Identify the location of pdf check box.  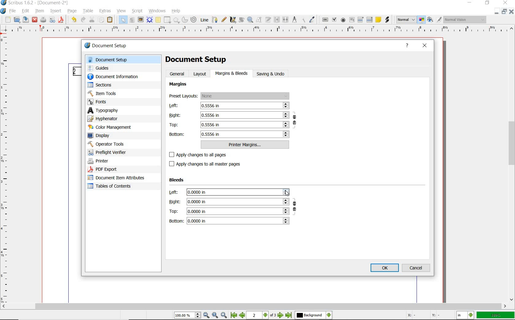
(335, 20).